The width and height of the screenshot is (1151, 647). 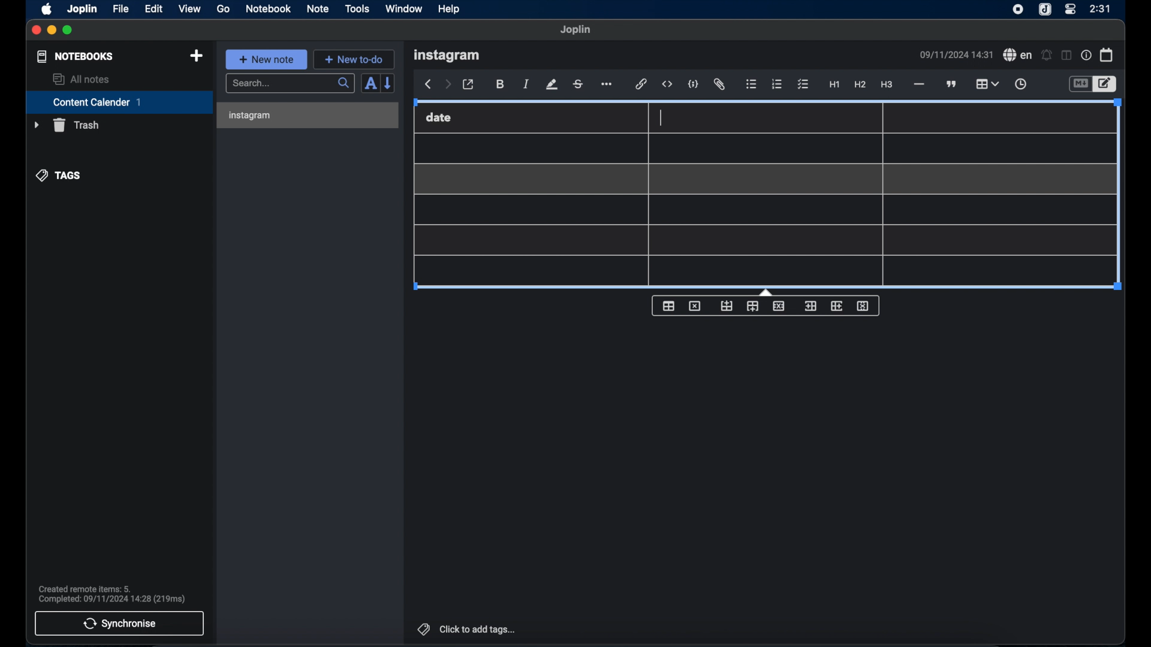 I want to click on calendar icon, so click(x=1107, y=55).